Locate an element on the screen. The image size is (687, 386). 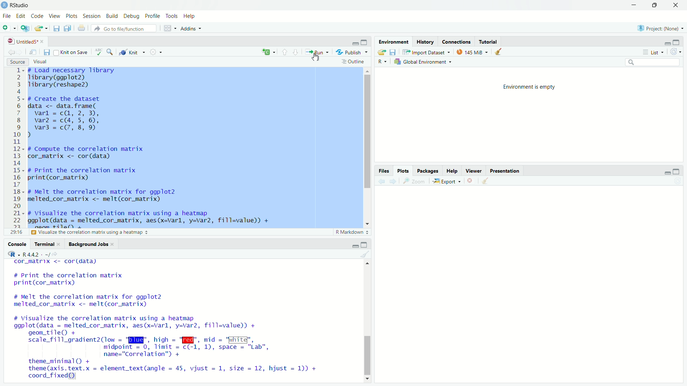
go forward is located at coordinates (21, 52).